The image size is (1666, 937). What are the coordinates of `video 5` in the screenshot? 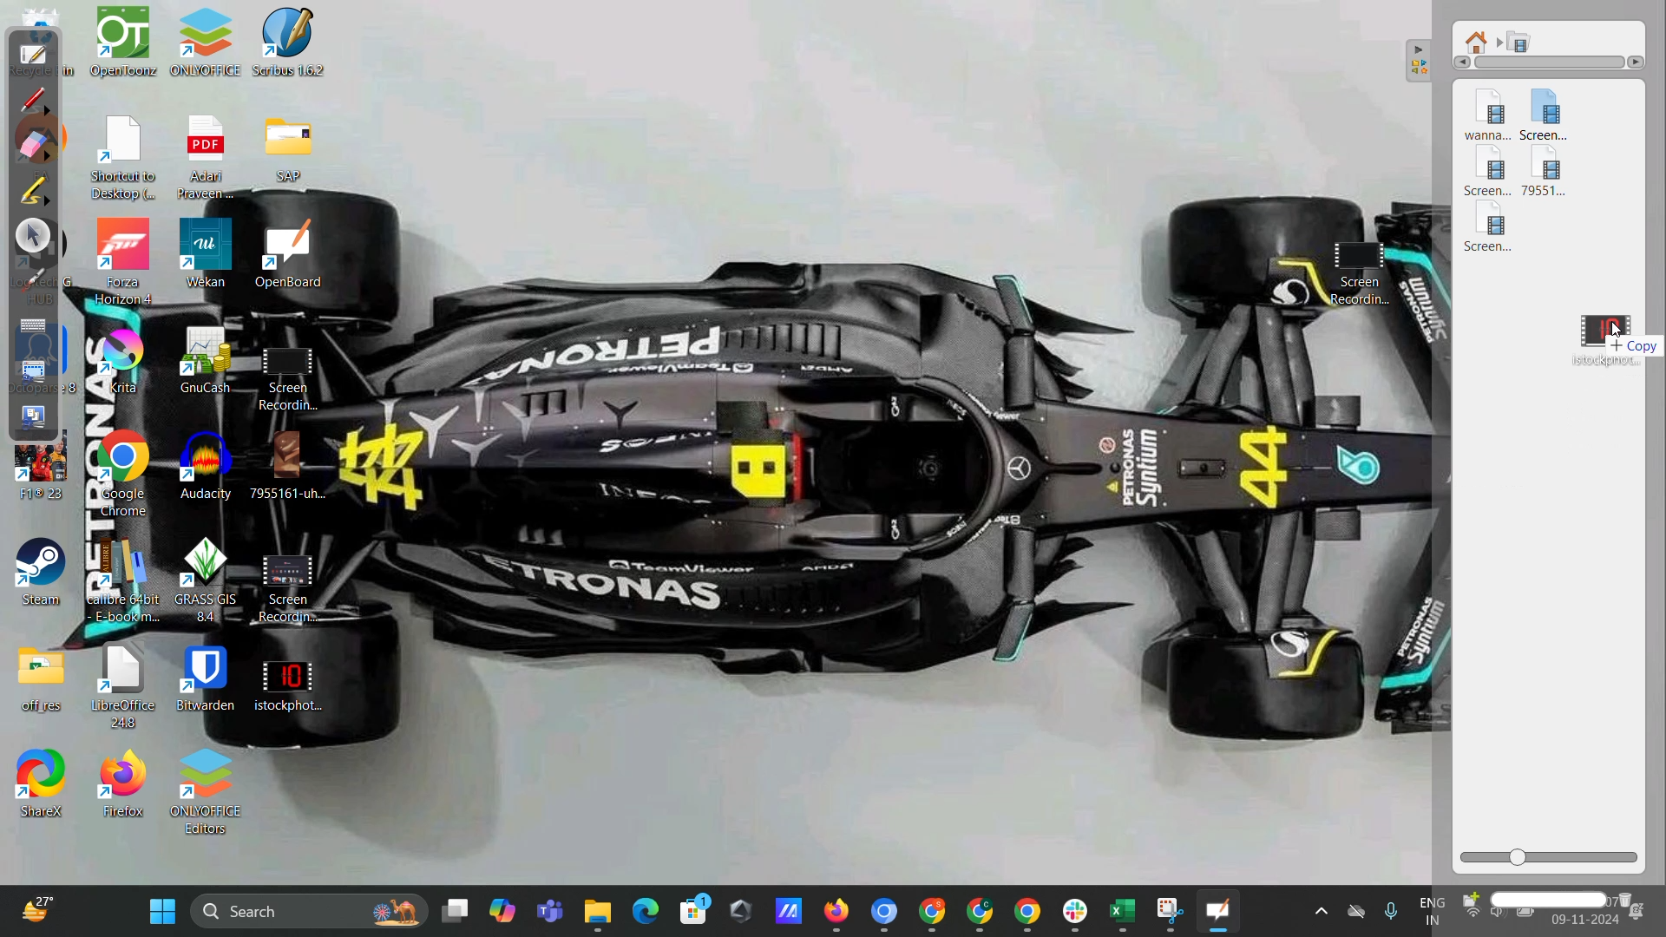 It's located at (1495, 233).